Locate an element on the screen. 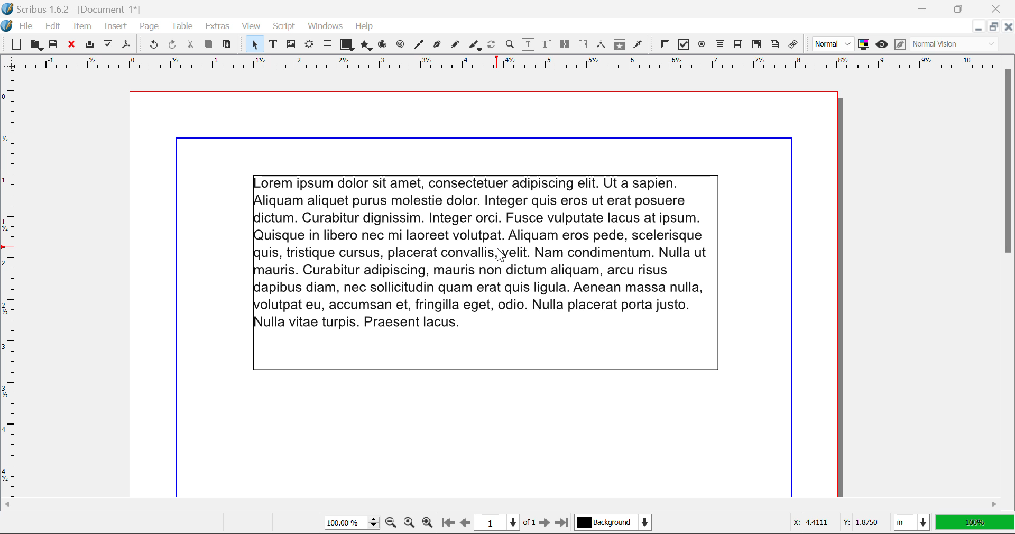 The image size is (1015, 534). Background is located at coordinates (616, 524).